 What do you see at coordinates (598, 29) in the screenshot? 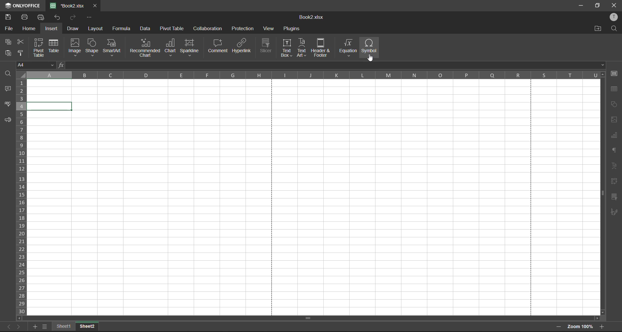
I see `open location` at bounding box center [598, 29].